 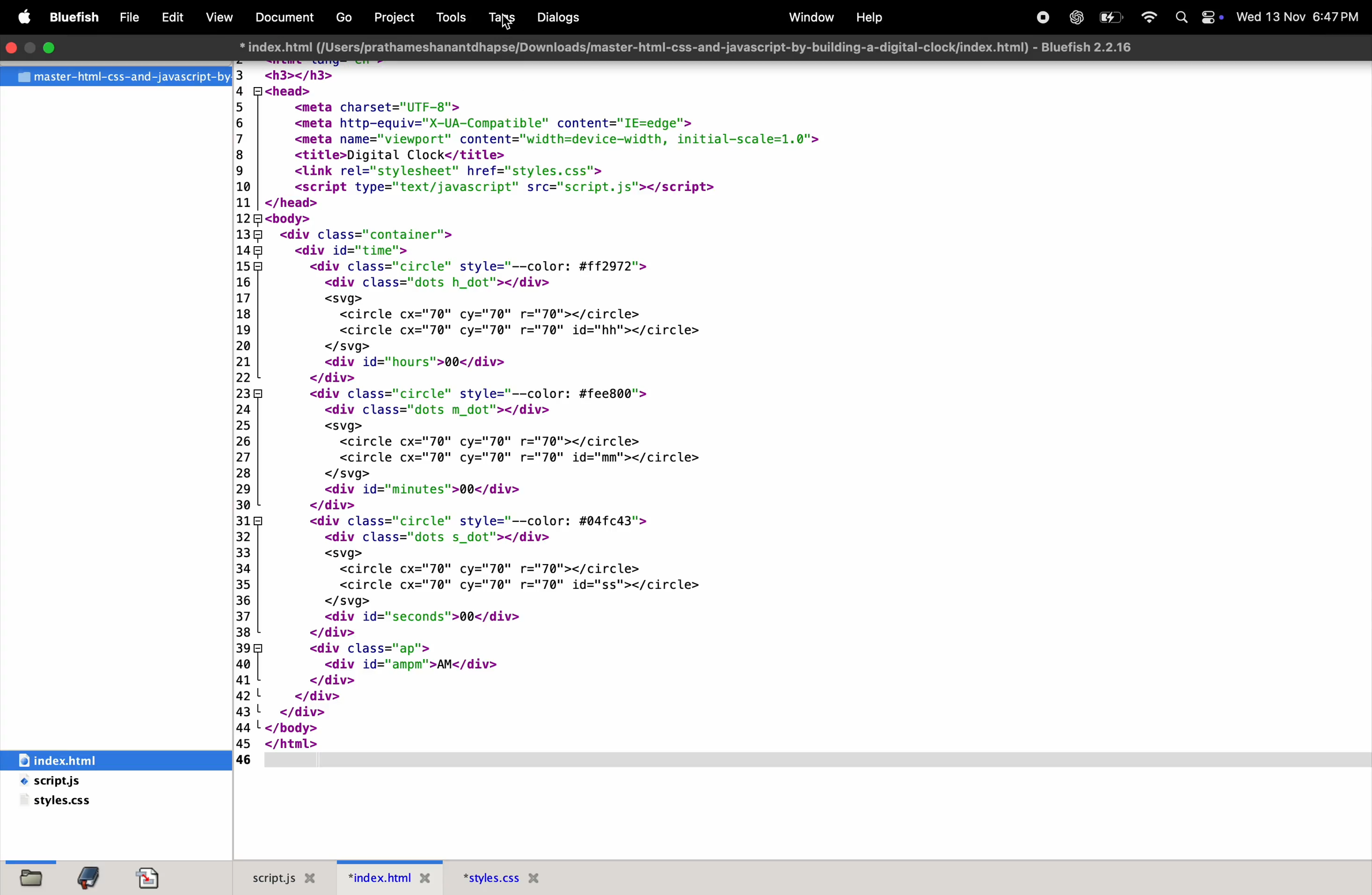 I want to click on Go, so click(x=342, y=17).